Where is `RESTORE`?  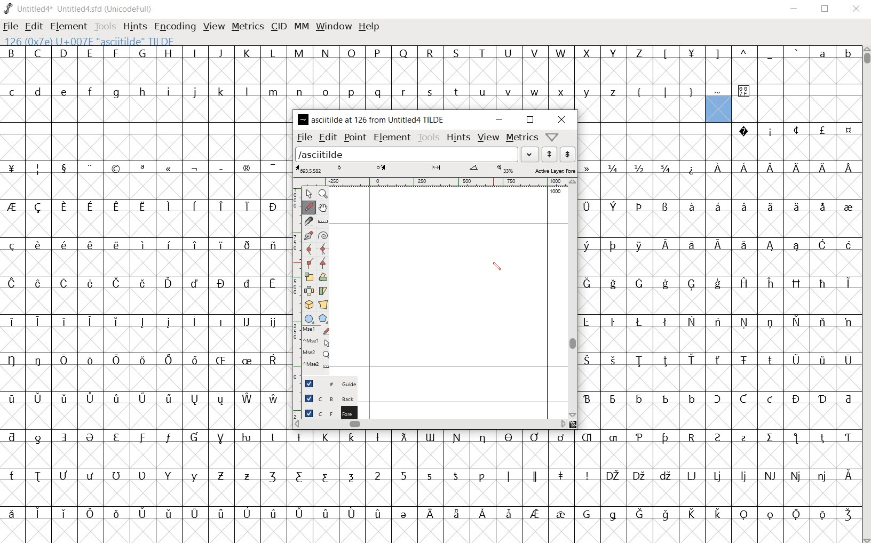
RESTORE is located at coordinates (827, 10).